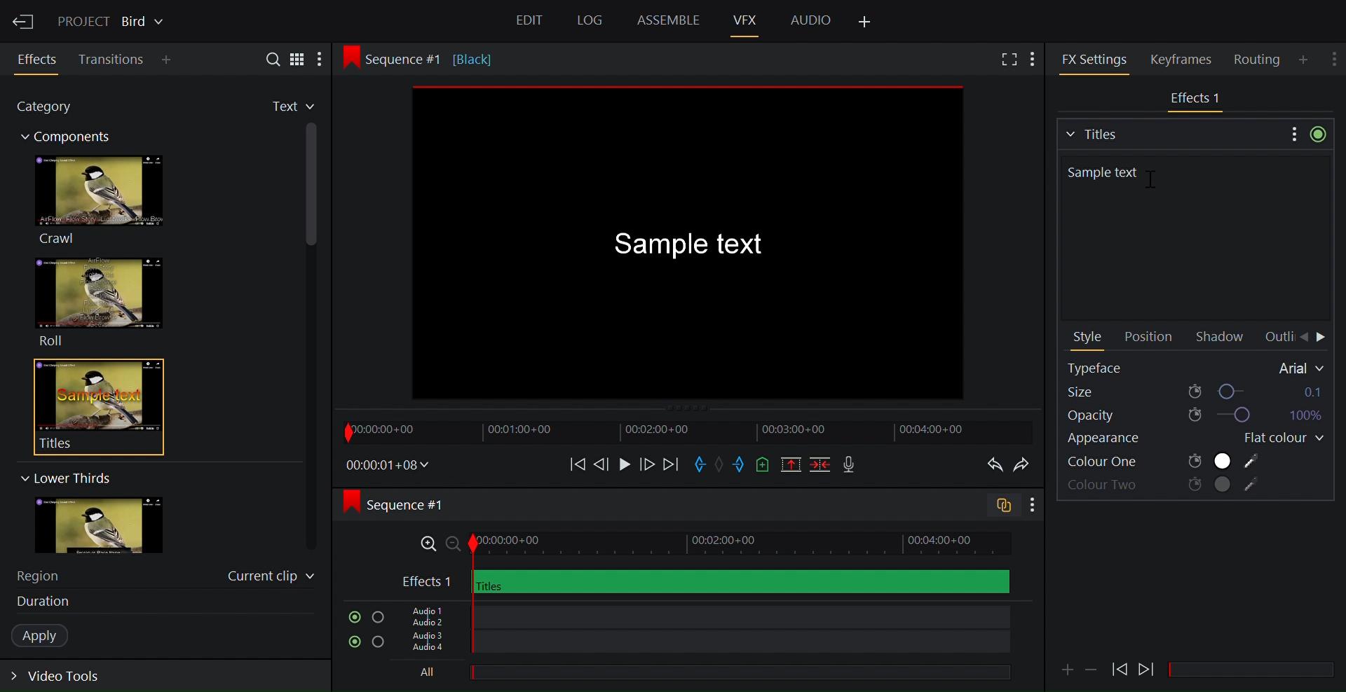  What do you see at coordinates (1187, 59) in the screenshot?
I see `Keyframes` at bounding box center [1187, 59].